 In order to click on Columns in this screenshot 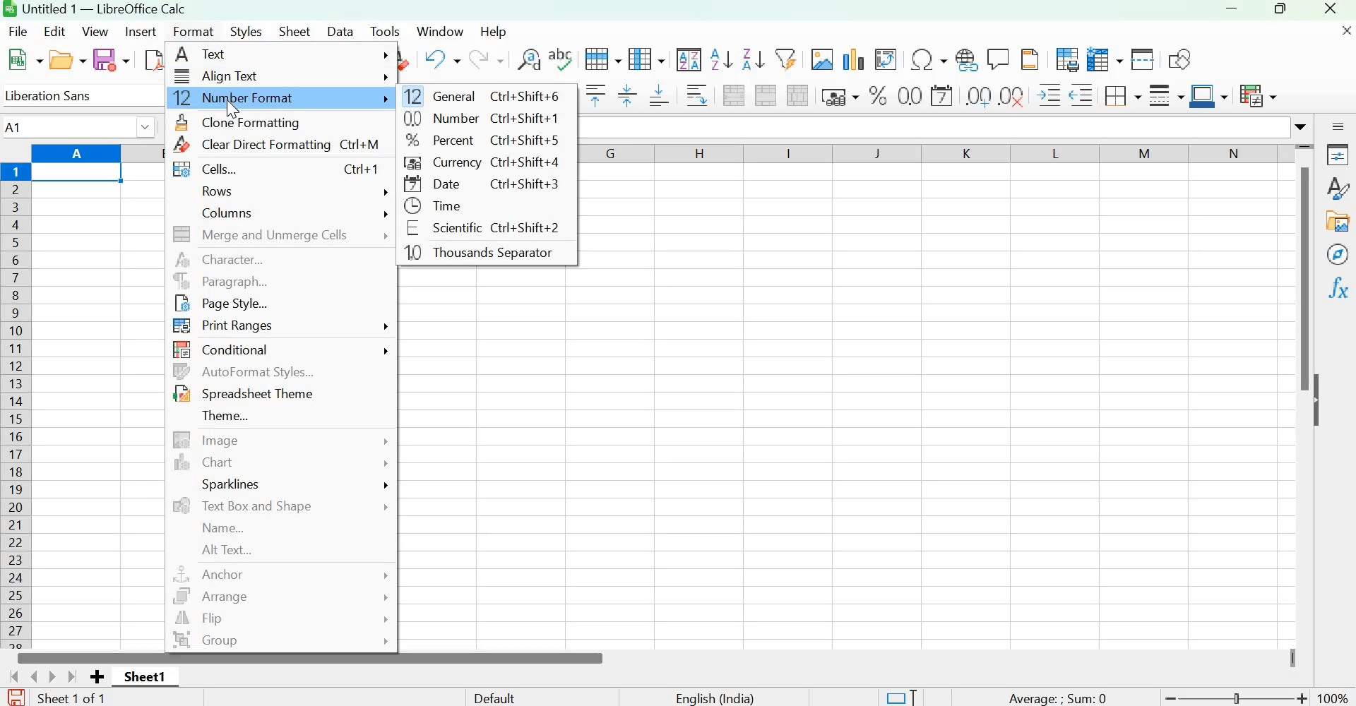, I will do `click(17, 405)`.